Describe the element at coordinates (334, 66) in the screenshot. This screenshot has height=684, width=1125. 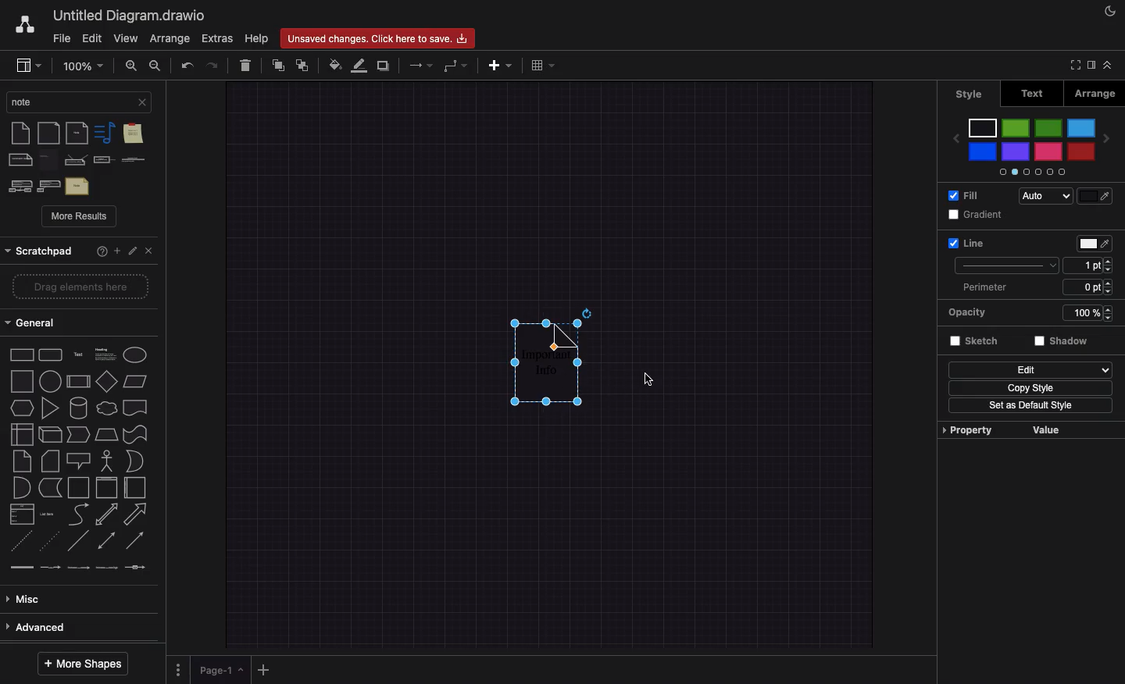
I see `Fill color` at that location.